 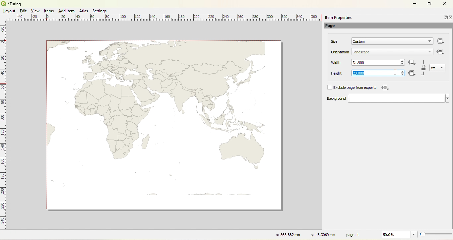 I want to click on Resize, so click(x=436, y=235).